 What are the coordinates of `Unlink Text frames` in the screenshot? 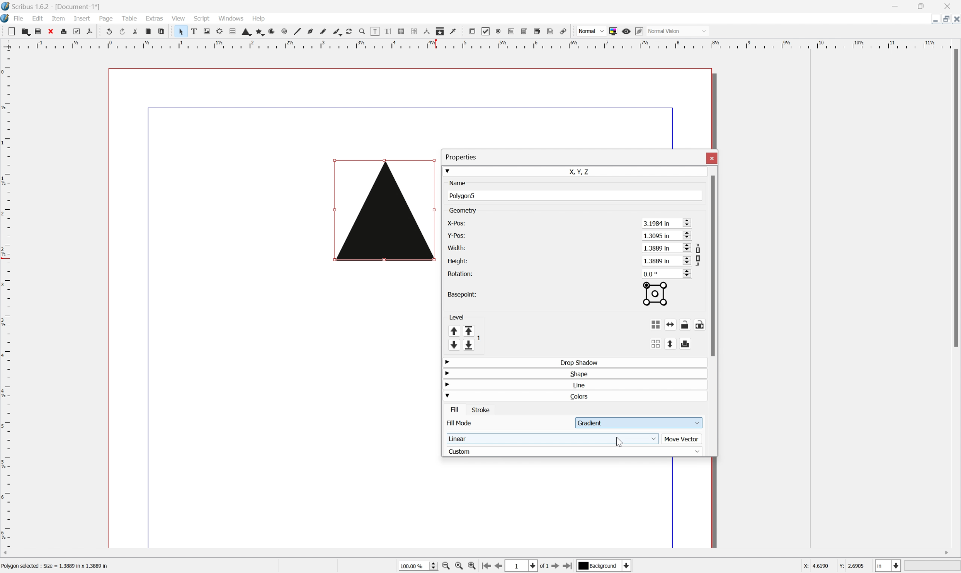 It's located at (413, 31).